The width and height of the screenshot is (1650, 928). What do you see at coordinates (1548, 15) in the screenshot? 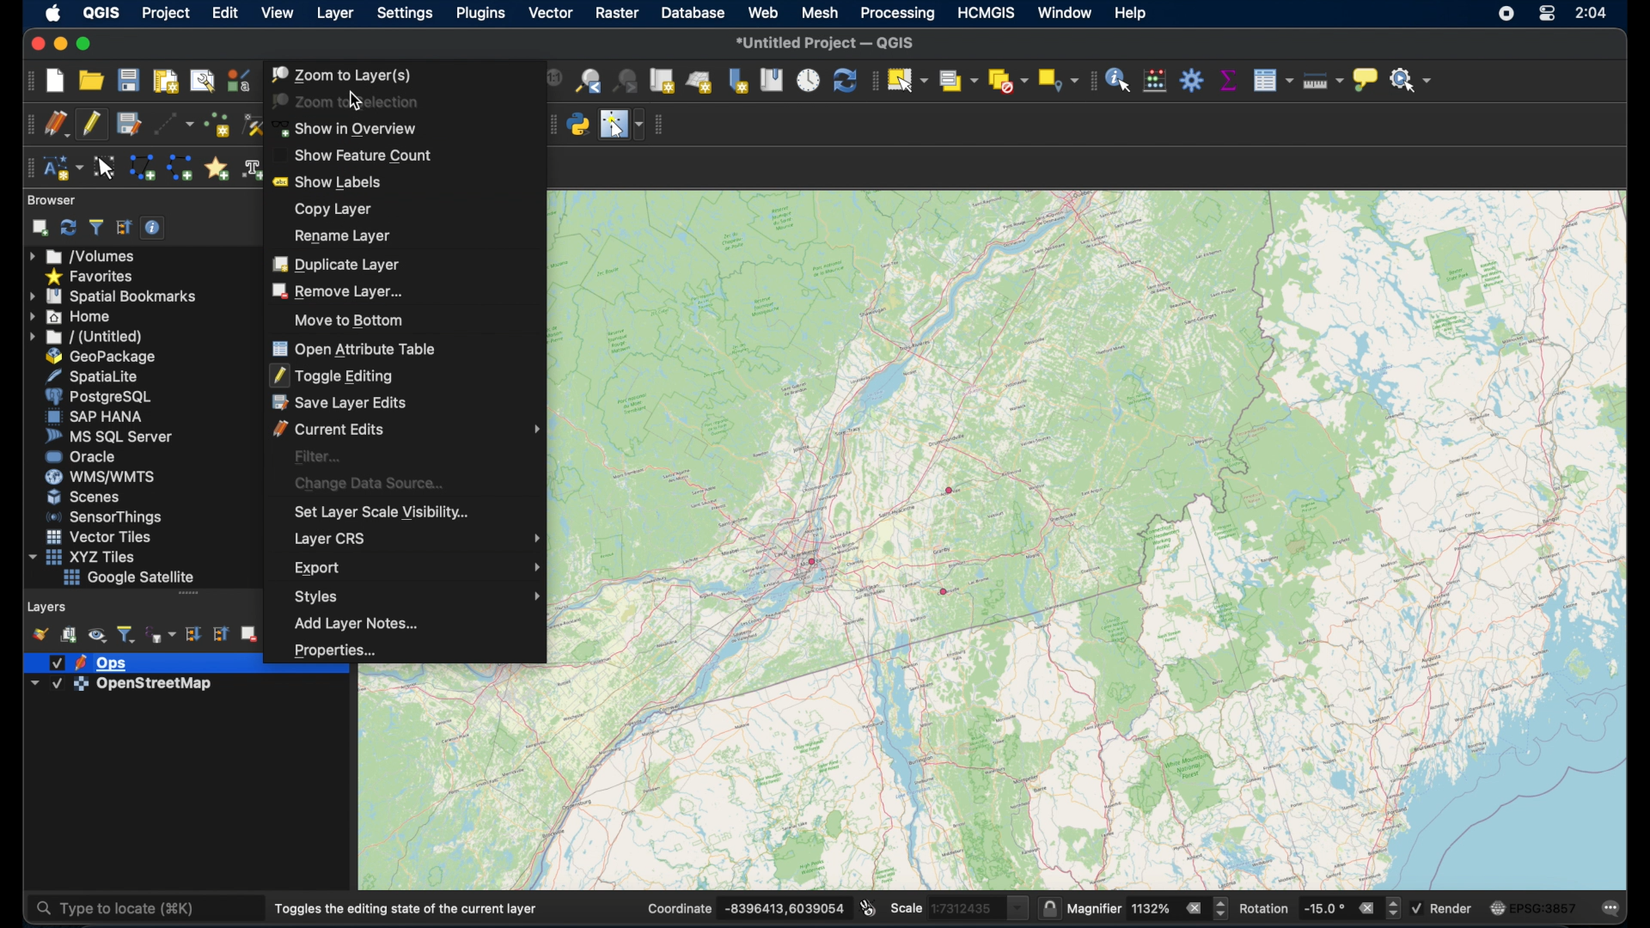
I see `control center` at bounding box center [1548, 15].